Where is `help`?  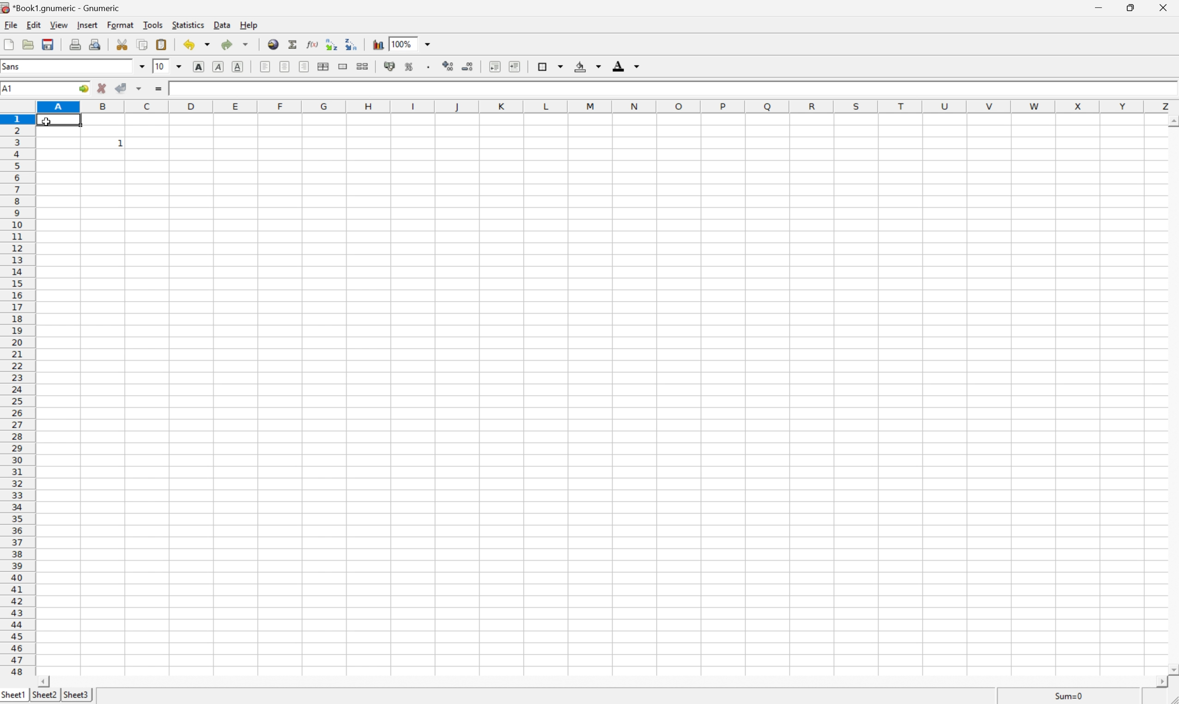 help is located at coordinates (248, 25).